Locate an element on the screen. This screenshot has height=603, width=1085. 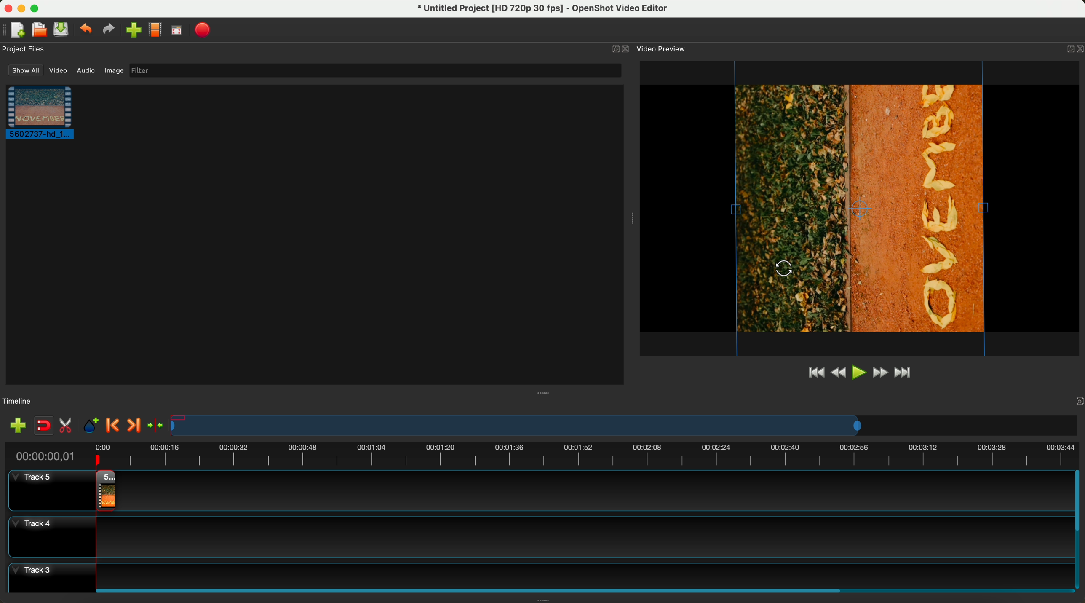
undo is located at coordinates (86, 30).